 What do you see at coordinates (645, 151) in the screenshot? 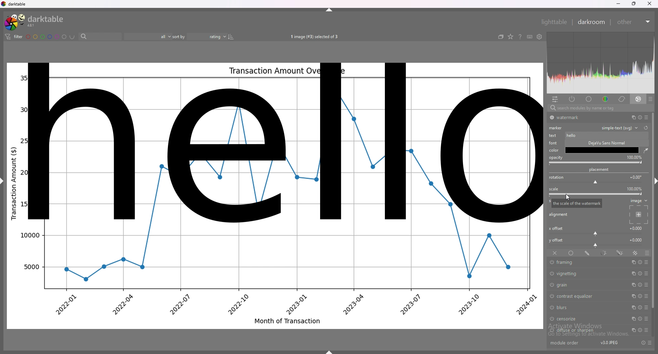
I see `waterdrop` at bounding box center [645, 151].